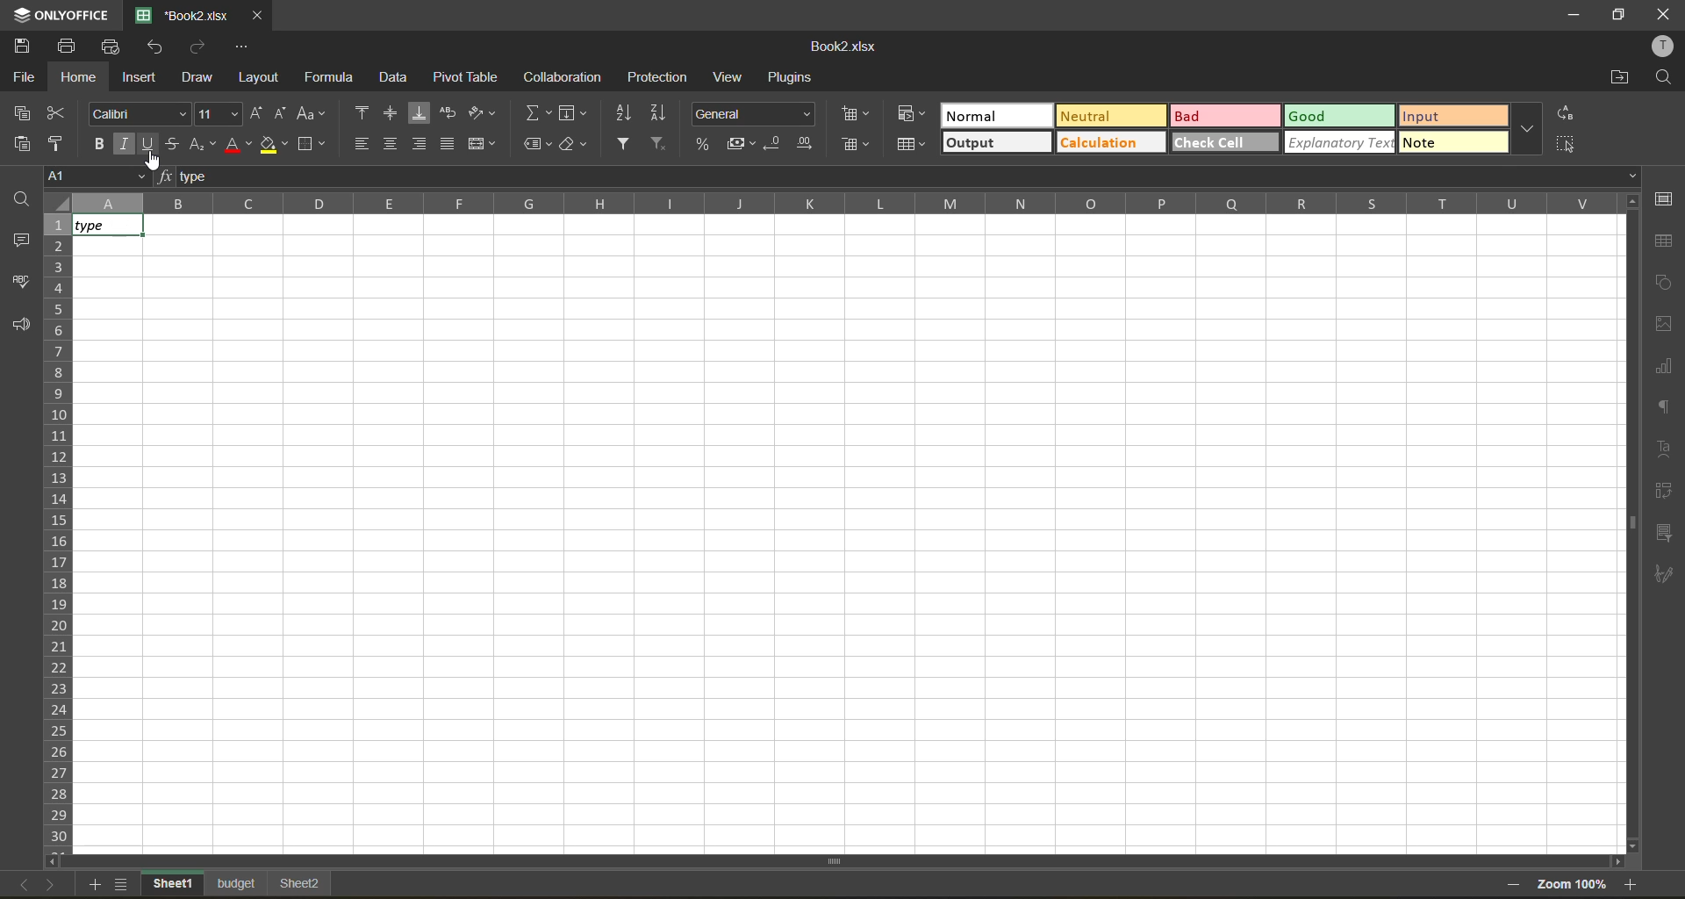 The width and height of the screenshot is (1685, 899). What do you see at coordinates (1110, 114) in the screenshot?
I see `neutral` at bounding box center [1110, 114].